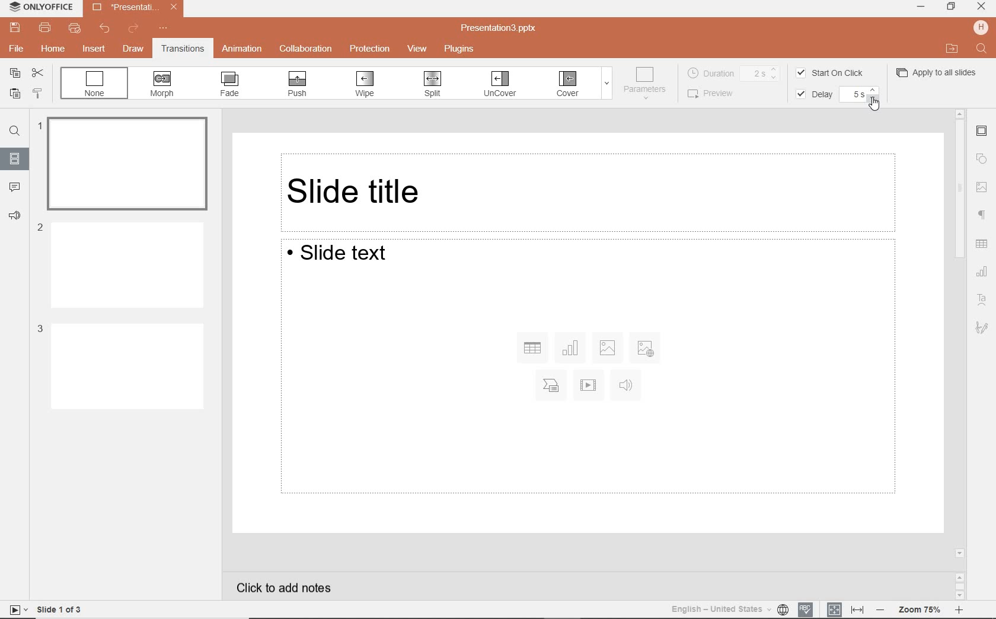 This screenshot has width=996, height=619. I want to click on EXPAND, so click(606, 85).